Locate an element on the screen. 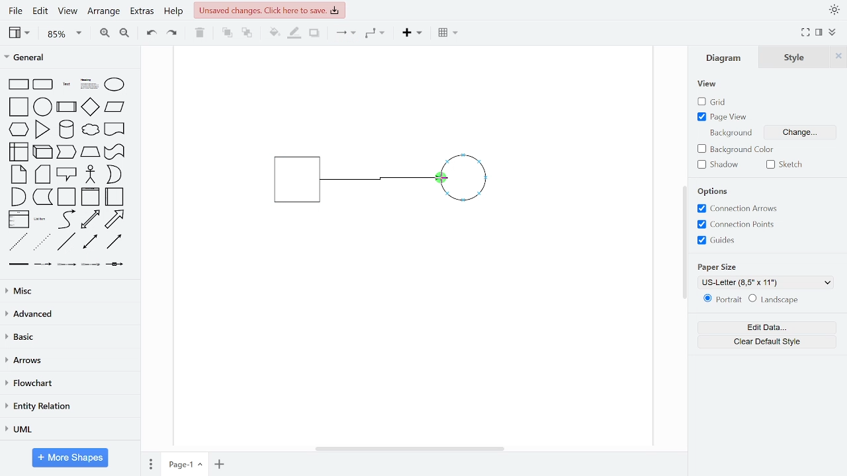  line is located at coordinates (66, 242).